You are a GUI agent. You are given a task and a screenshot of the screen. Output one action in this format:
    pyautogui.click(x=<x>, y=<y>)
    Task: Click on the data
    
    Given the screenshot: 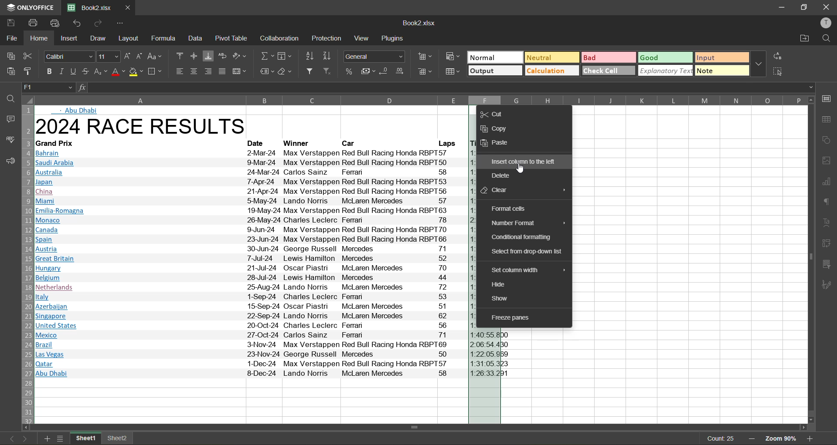 What is the action you would take?
    pyautogui.click(x=194, y=38)
    